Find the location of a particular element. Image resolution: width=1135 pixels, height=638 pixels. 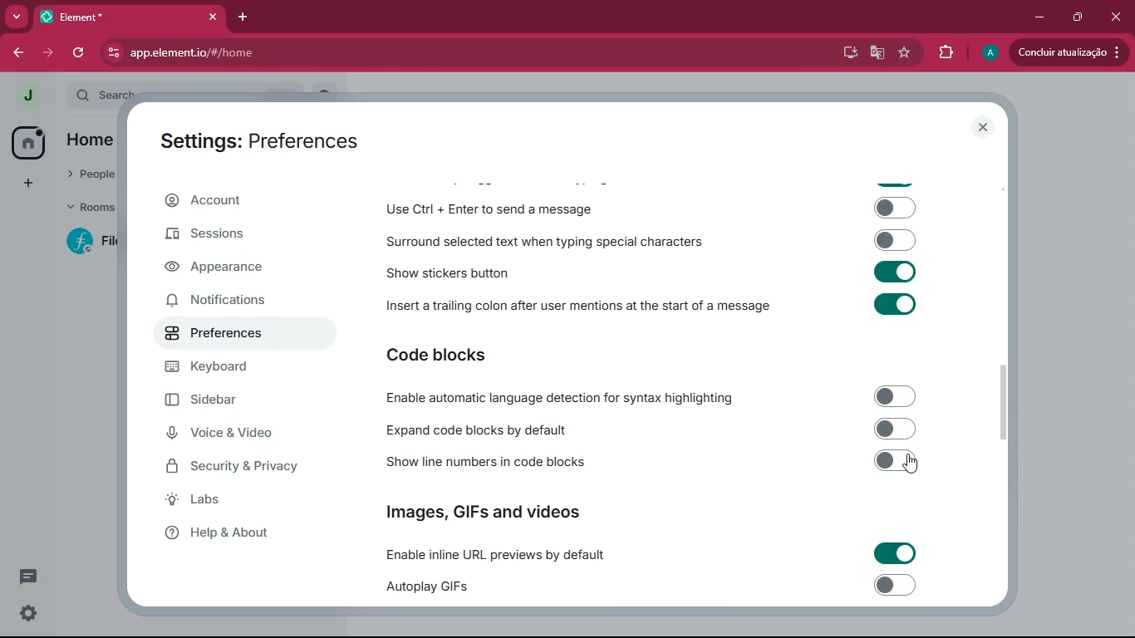

search ctrl k is located at coordinates (194, 96).